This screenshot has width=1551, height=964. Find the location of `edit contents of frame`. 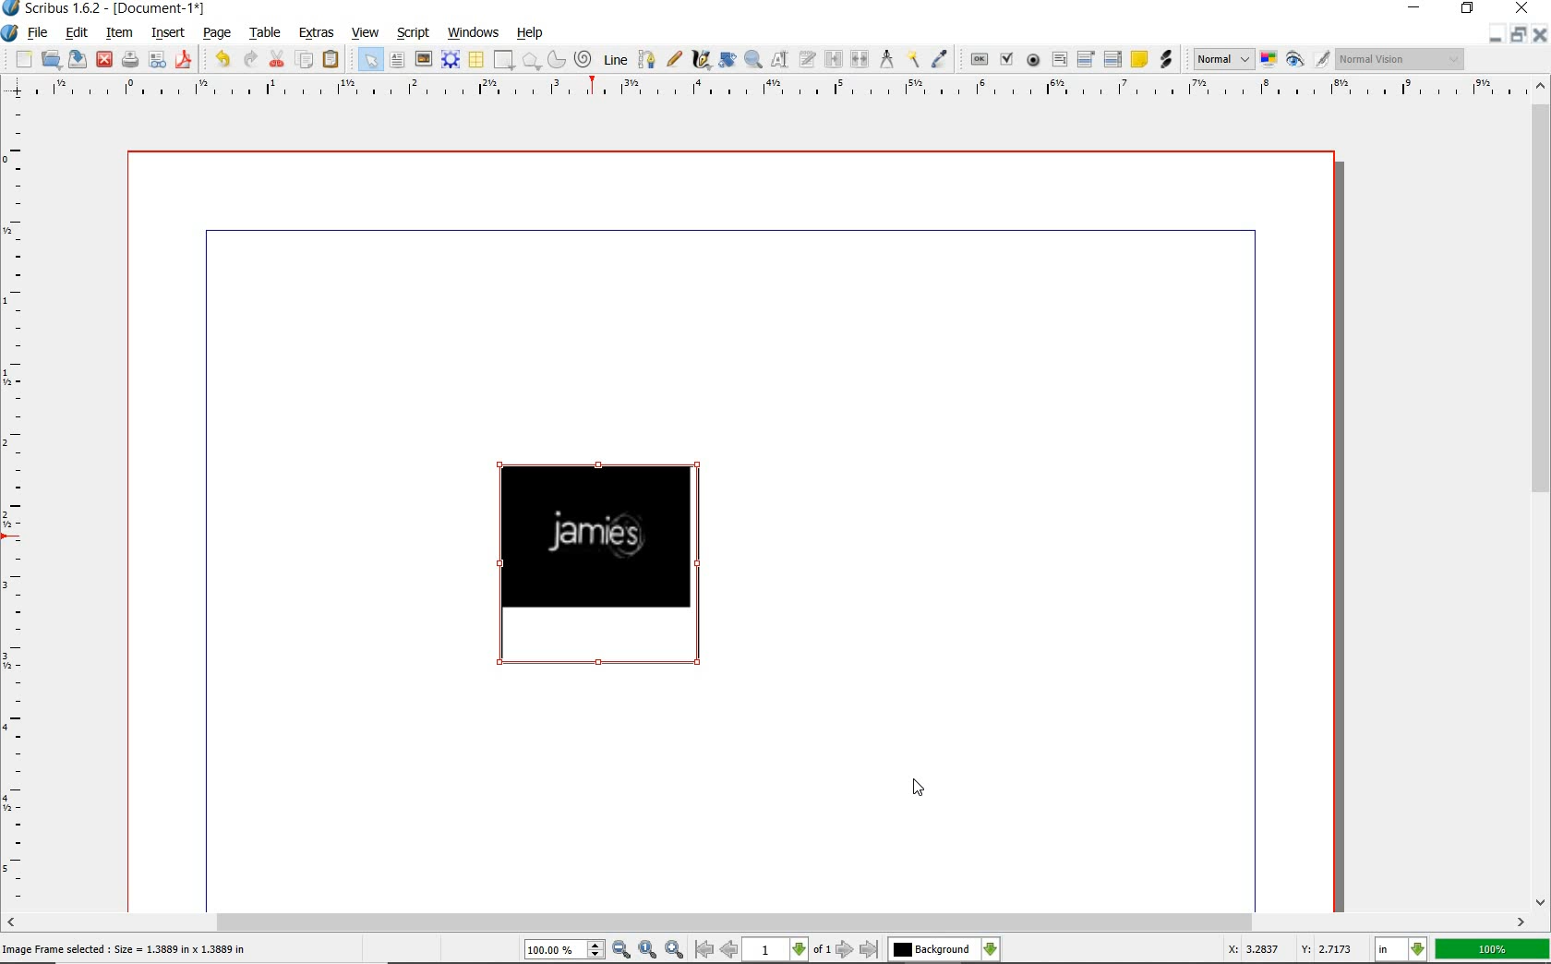

edit contents of frame is located at coordinates (779, 59).